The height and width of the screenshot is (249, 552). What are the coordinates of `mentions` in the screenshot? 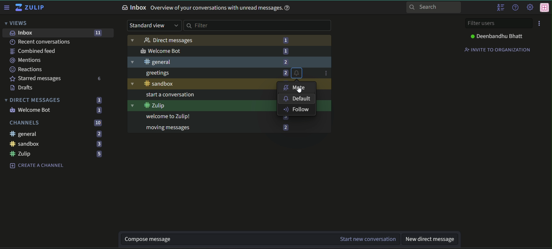 It's located at (27, 60).